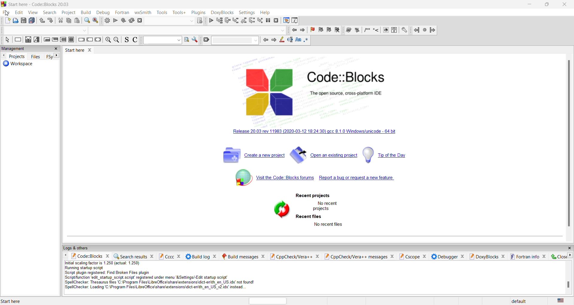 The height and width of the screenshot is (305, 574). What do you see at coordinates (179, 13) in the screenshot?
I see `tools plus` at bounding box center [179, 13].